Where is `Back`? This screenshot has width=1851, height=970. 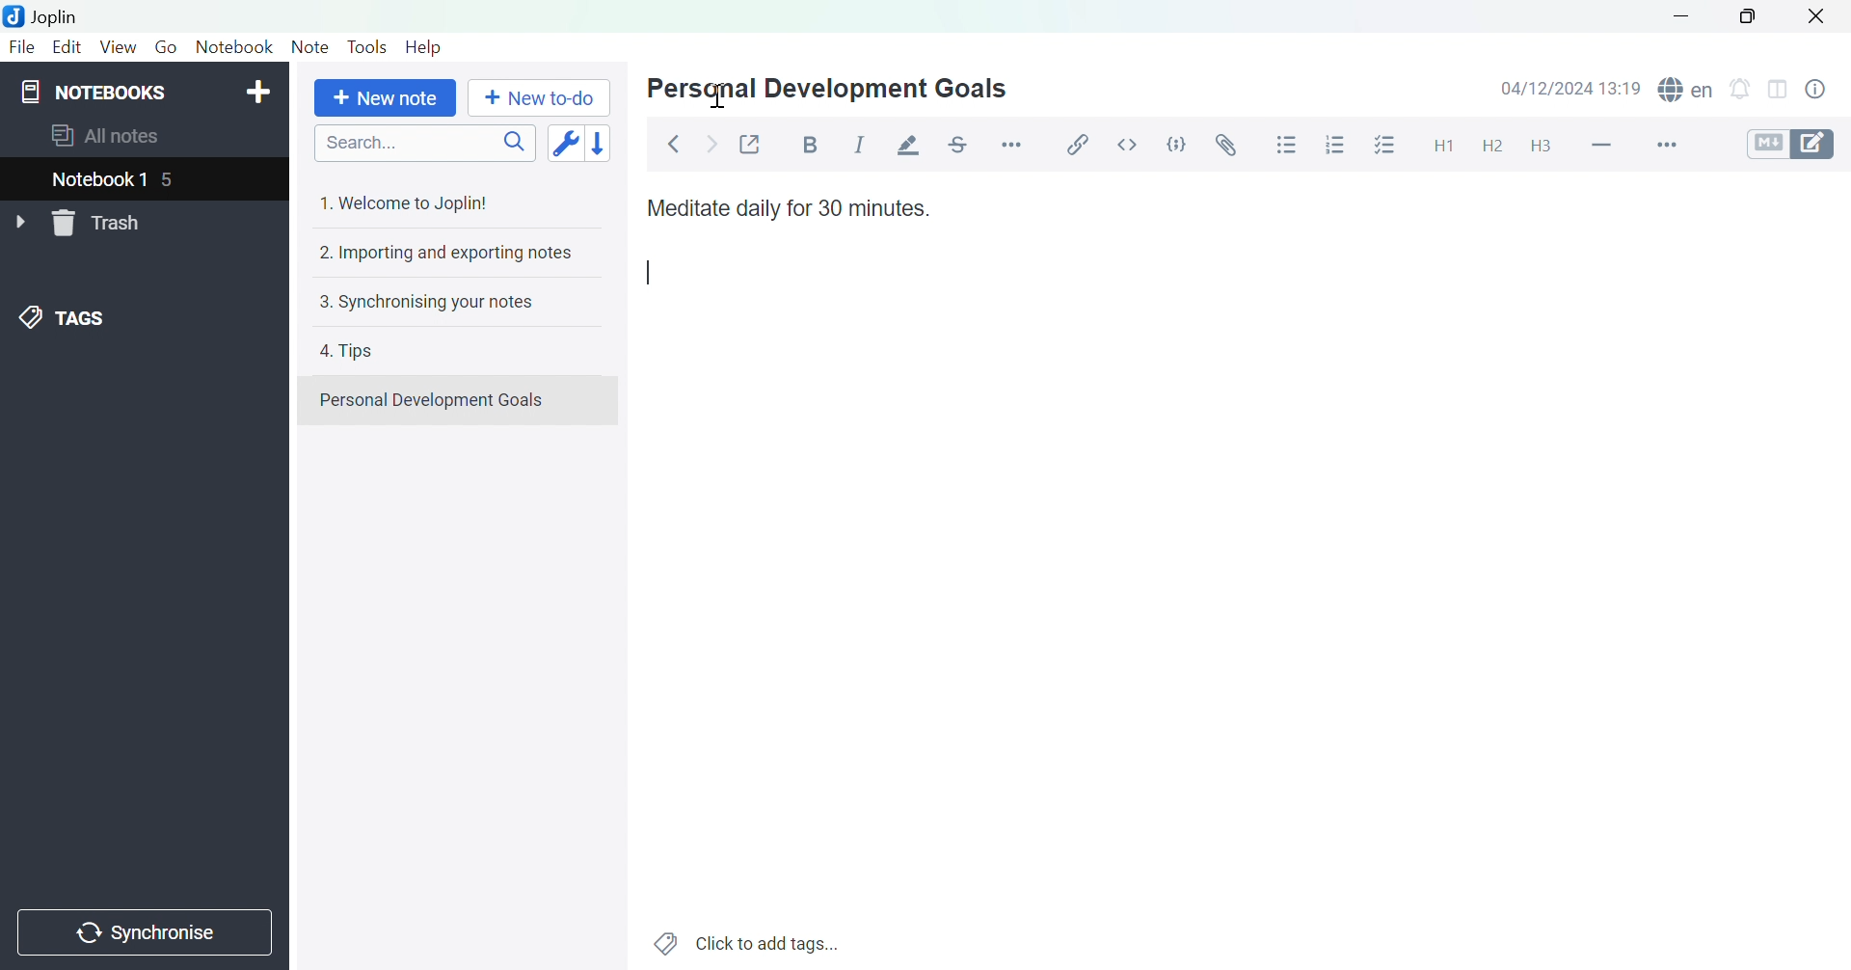
Back is located at coordinates (674, 144).